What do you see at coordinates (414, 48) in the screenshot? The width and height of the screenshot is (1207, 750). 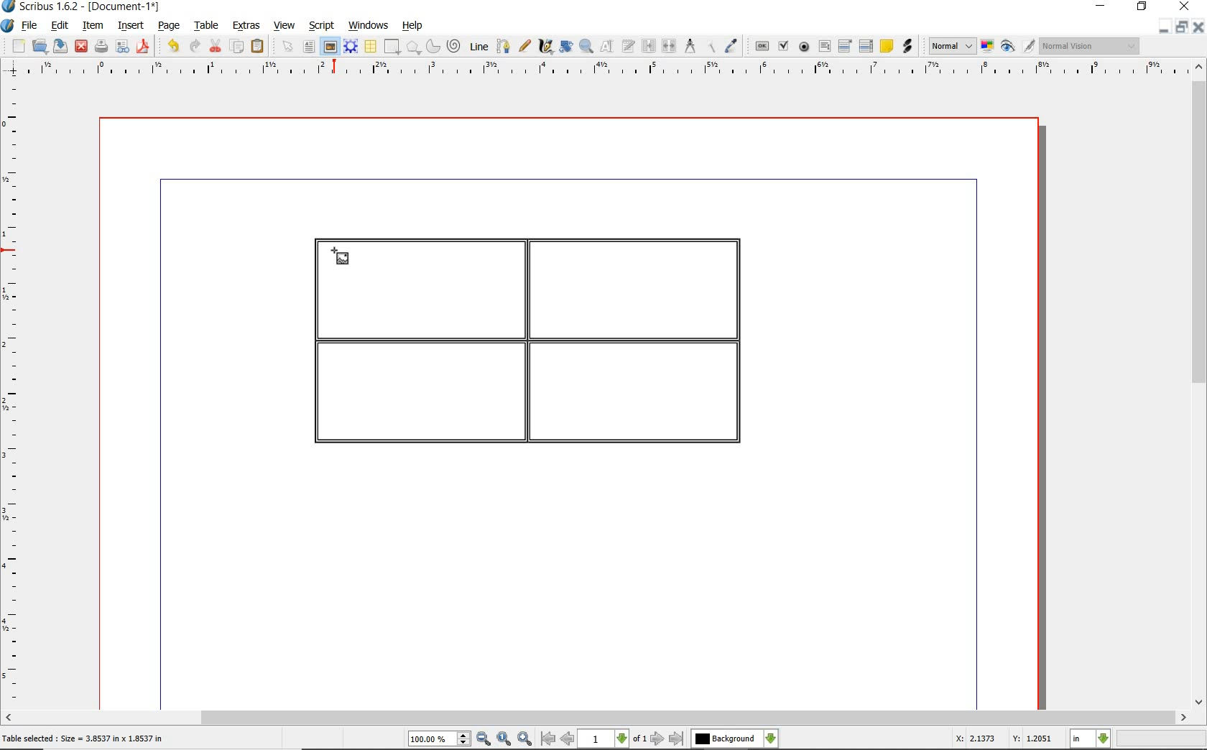 I see `shape` at bounding box center [414, 48].